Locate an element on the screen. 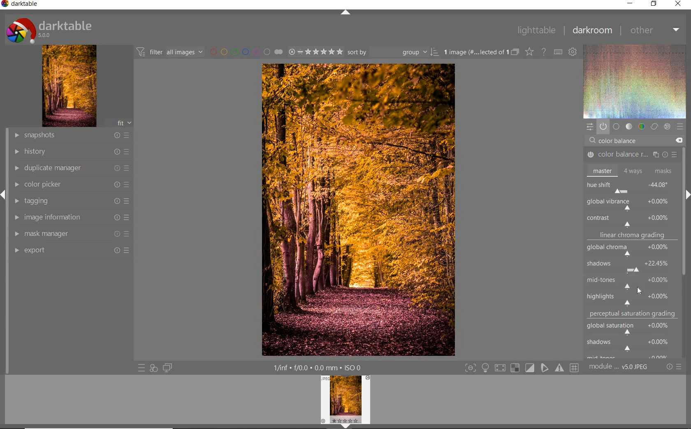 The height and width of the screenshot is (429, 691). history is located at coordinates (71, 151).